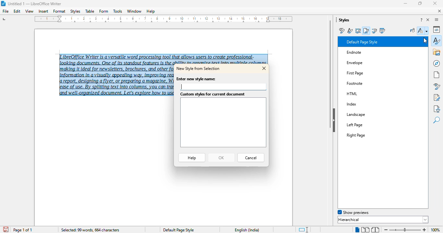 This screenshot has height=233, width=443. I want to click on save document, so click(6, 229).